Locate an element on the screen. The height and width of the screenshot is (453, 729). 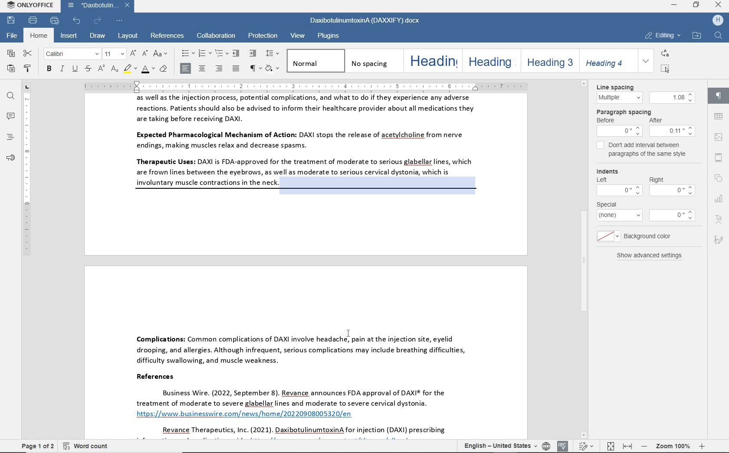
document name is located at coordinates (364, 21).